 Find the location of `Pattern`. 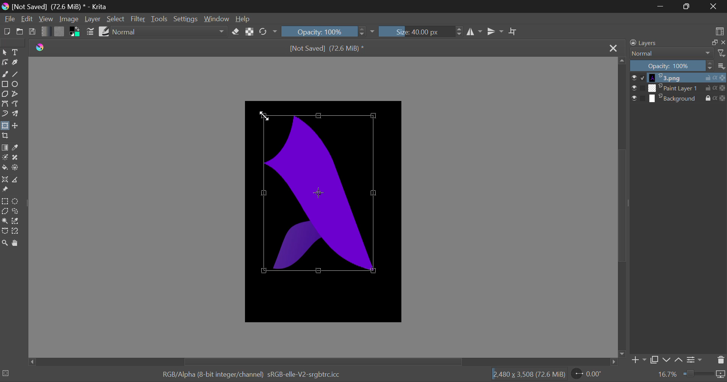

Pattern is located at coordinates (59, 31).